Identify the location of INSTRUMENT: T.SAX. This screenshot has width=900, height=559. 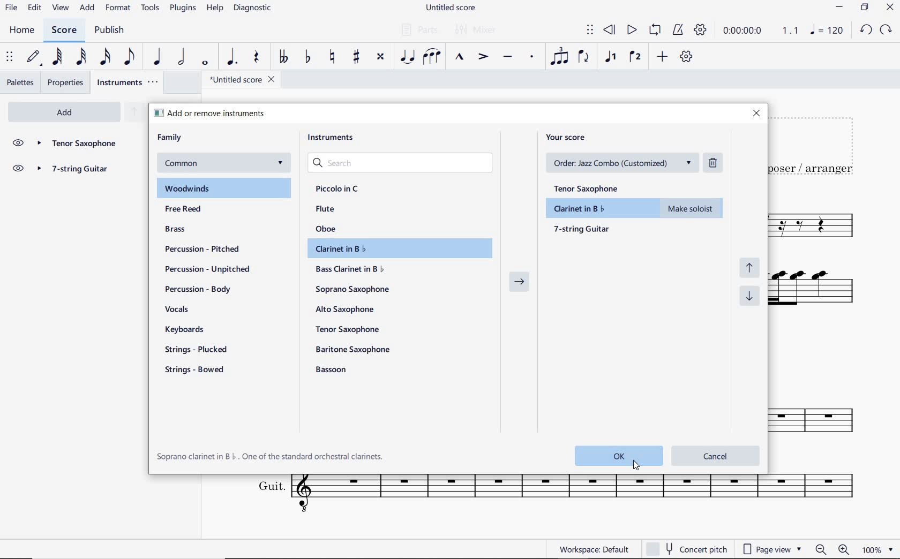
(820, 412).